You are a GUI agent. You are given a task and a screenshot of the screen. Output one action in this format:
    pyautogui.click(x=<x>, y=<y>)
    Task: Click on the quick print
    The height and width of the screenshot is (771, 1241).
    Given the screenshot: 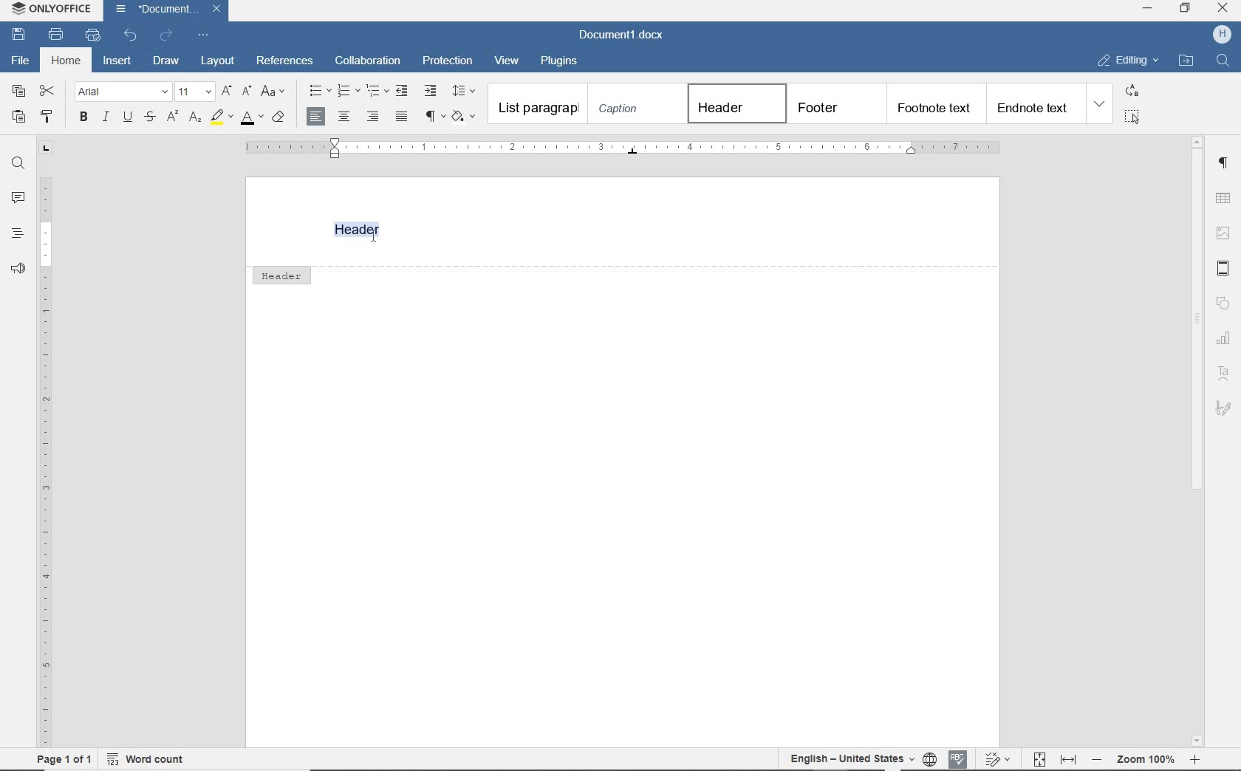 What is the action you would take?
    pyautogui.click(x=92, y=35)
    